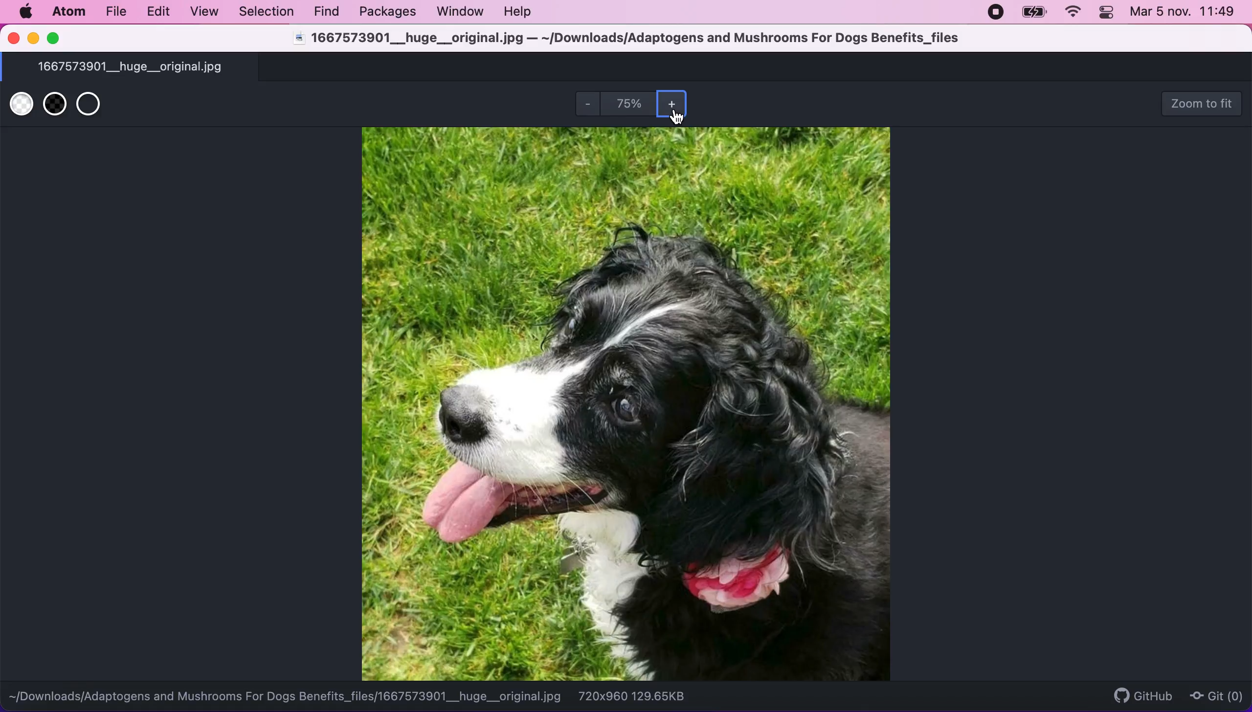 The width and height of the screenshot is (1252, 712). I want to click on find, so click(330, 12).